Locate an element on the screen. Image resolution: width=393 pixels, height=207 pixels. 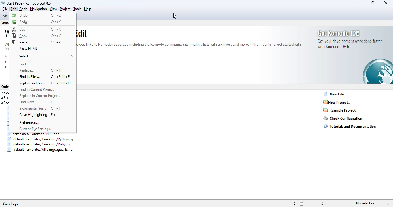
Start Page is located at coordinates (10, 203).